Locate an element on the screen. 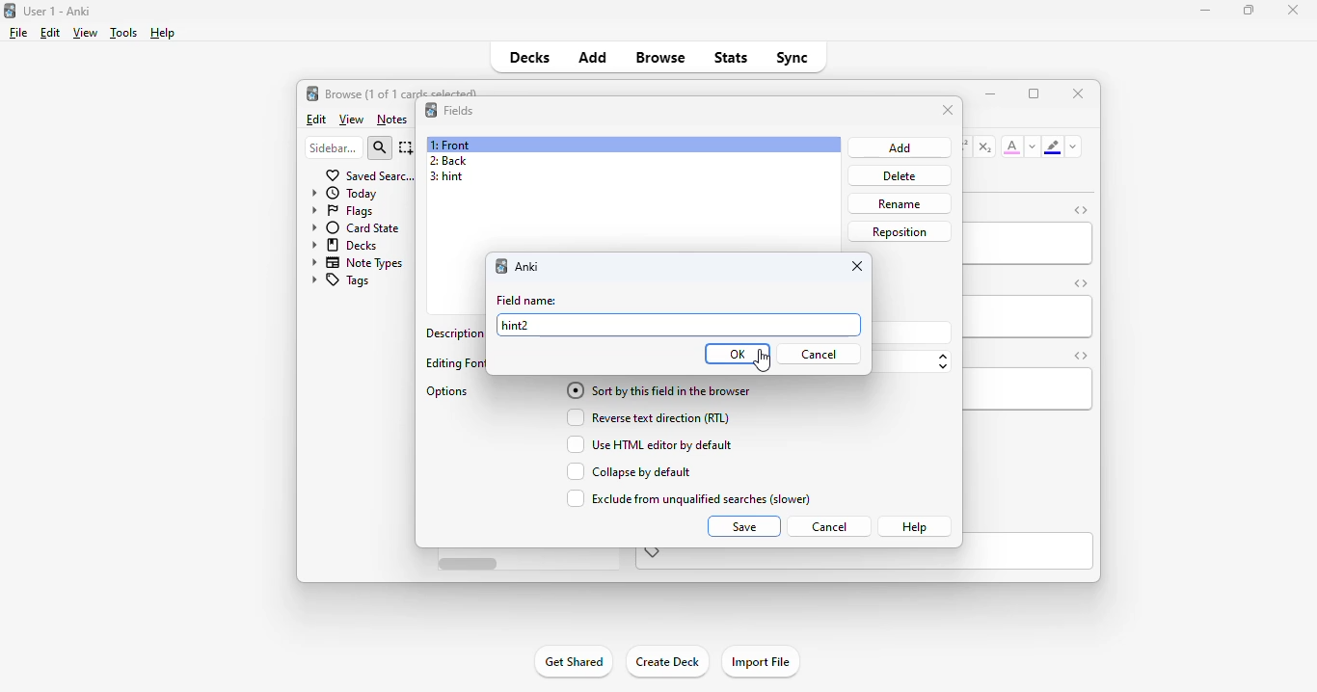 This screenshot has height=692, width=1317. field name is located at coordinates (526, 300).